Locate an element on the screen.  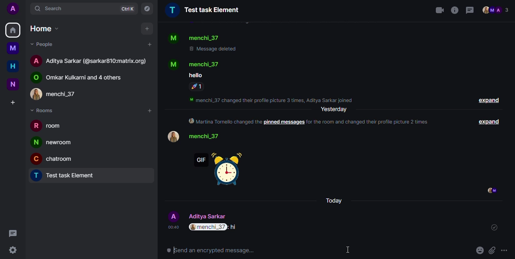
send an encrypted message is located at coordinates (210, 251).